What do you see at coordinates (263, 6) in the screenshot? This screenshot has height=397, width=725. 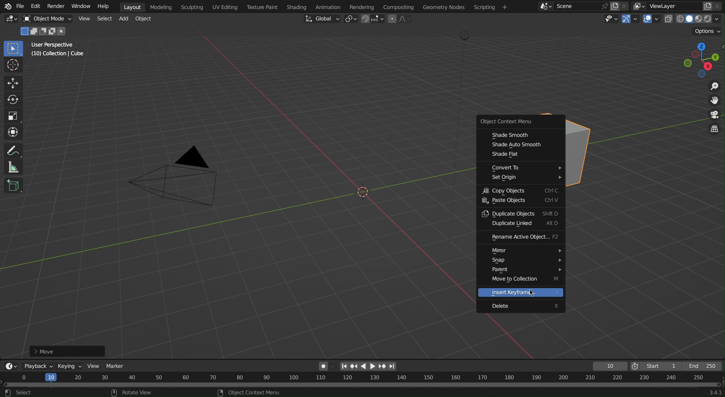 I see `Texture Paint` at bounding box center [263, 6].